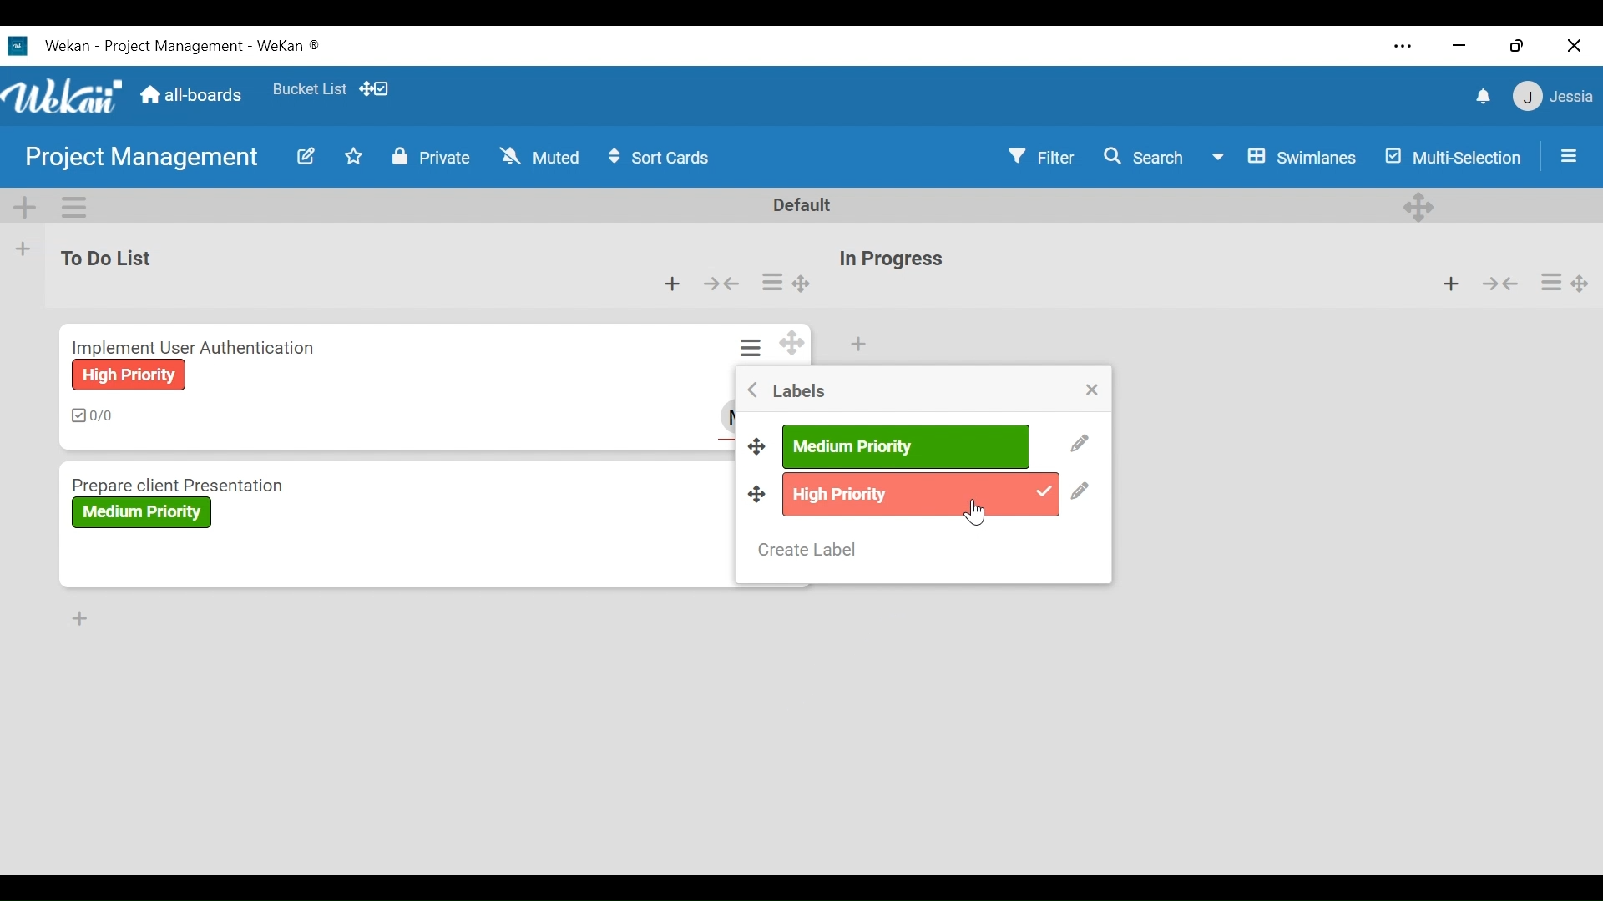 Image resolution: width=1603 pixels, height=901 pixels. I want to click on Swimlane Actions, so click(77, 207).